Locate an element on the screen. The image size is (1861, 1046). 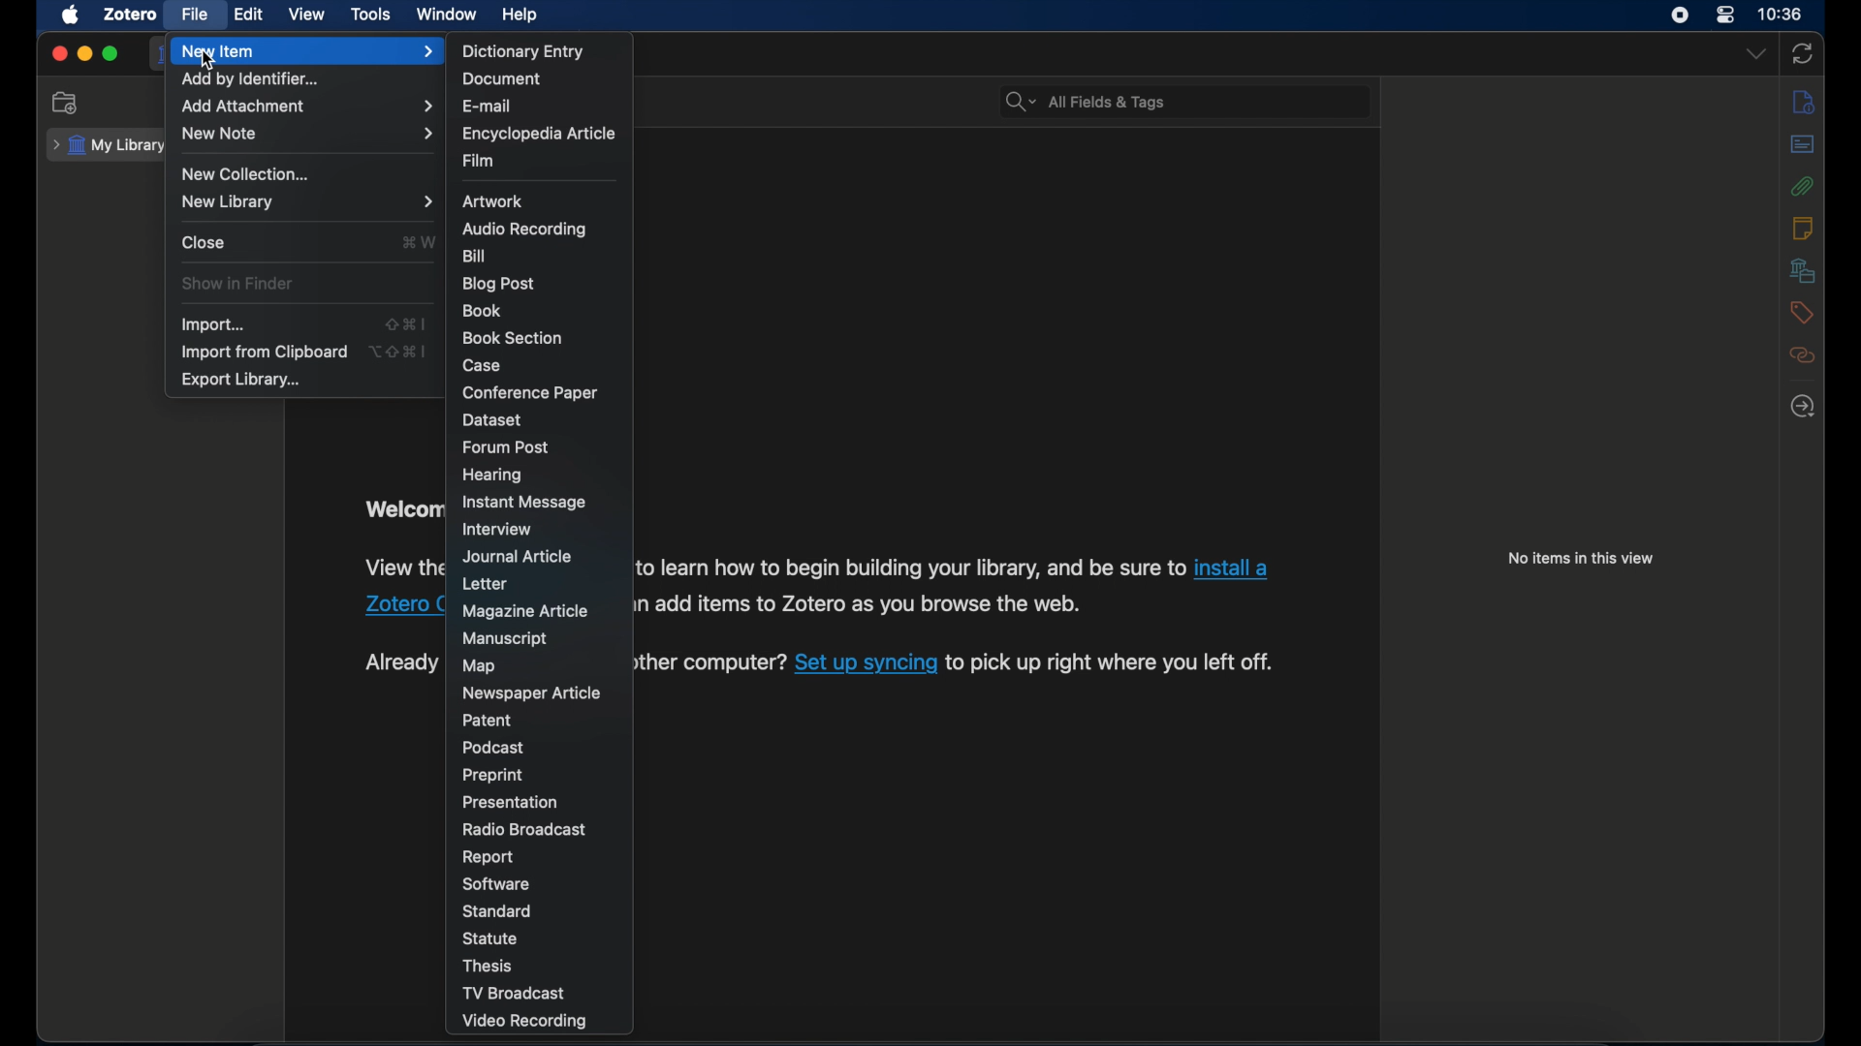
podcast is located at coordinates (493, 748).